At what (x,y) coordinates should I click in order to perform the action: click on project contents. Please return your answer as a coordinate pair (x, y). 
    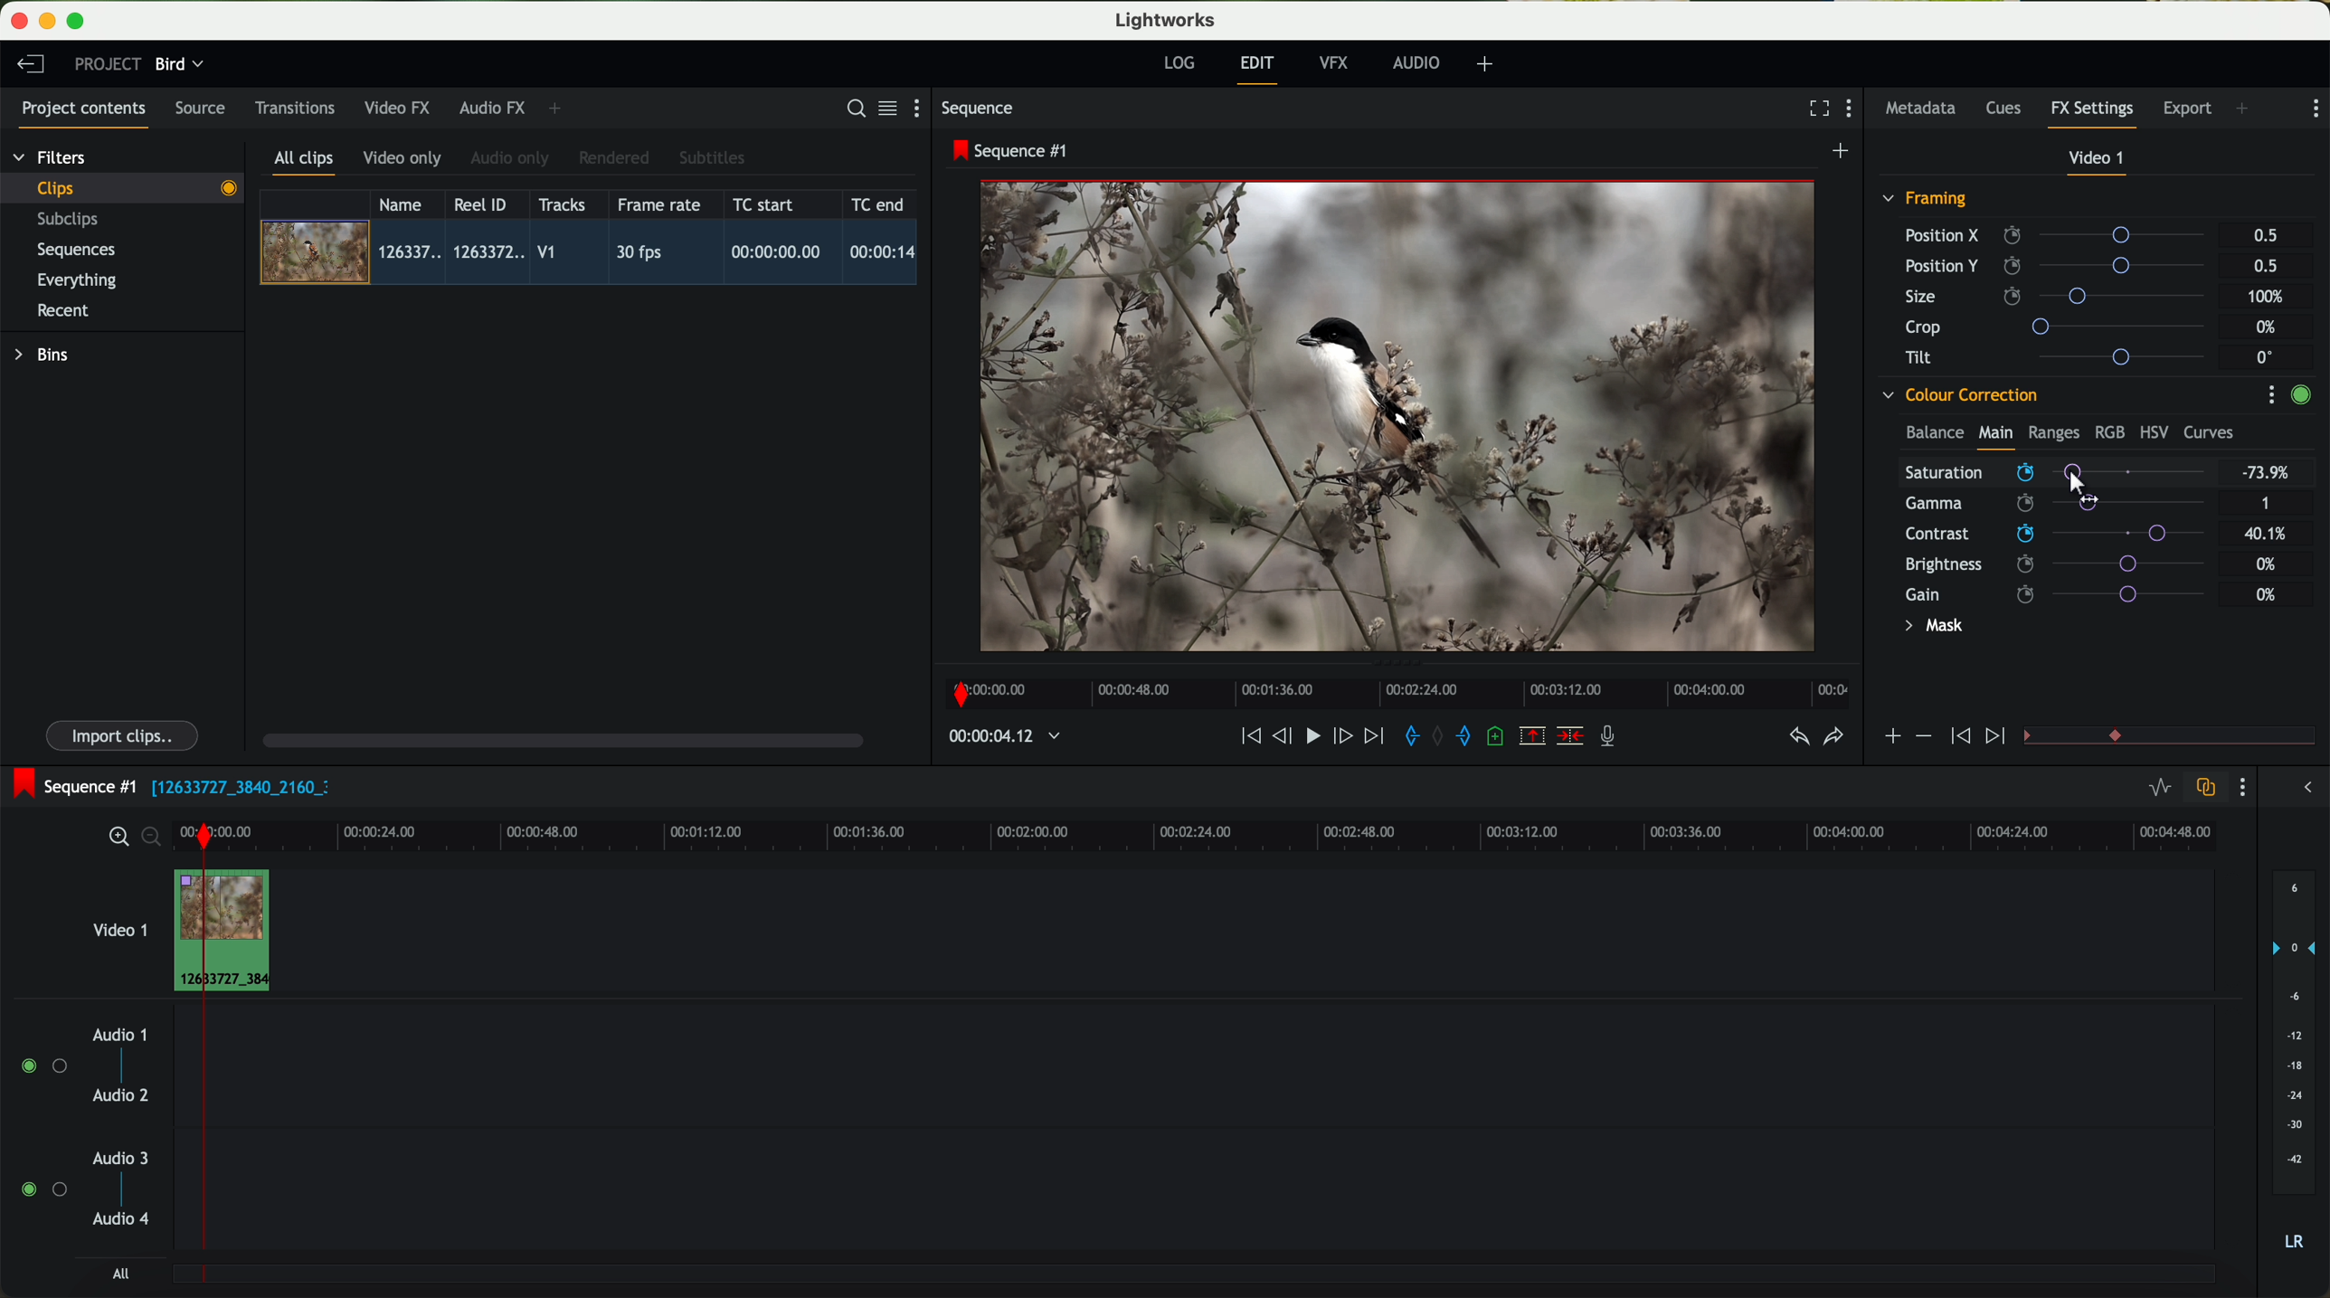
    Looking at the image, I should click on (84, 114).